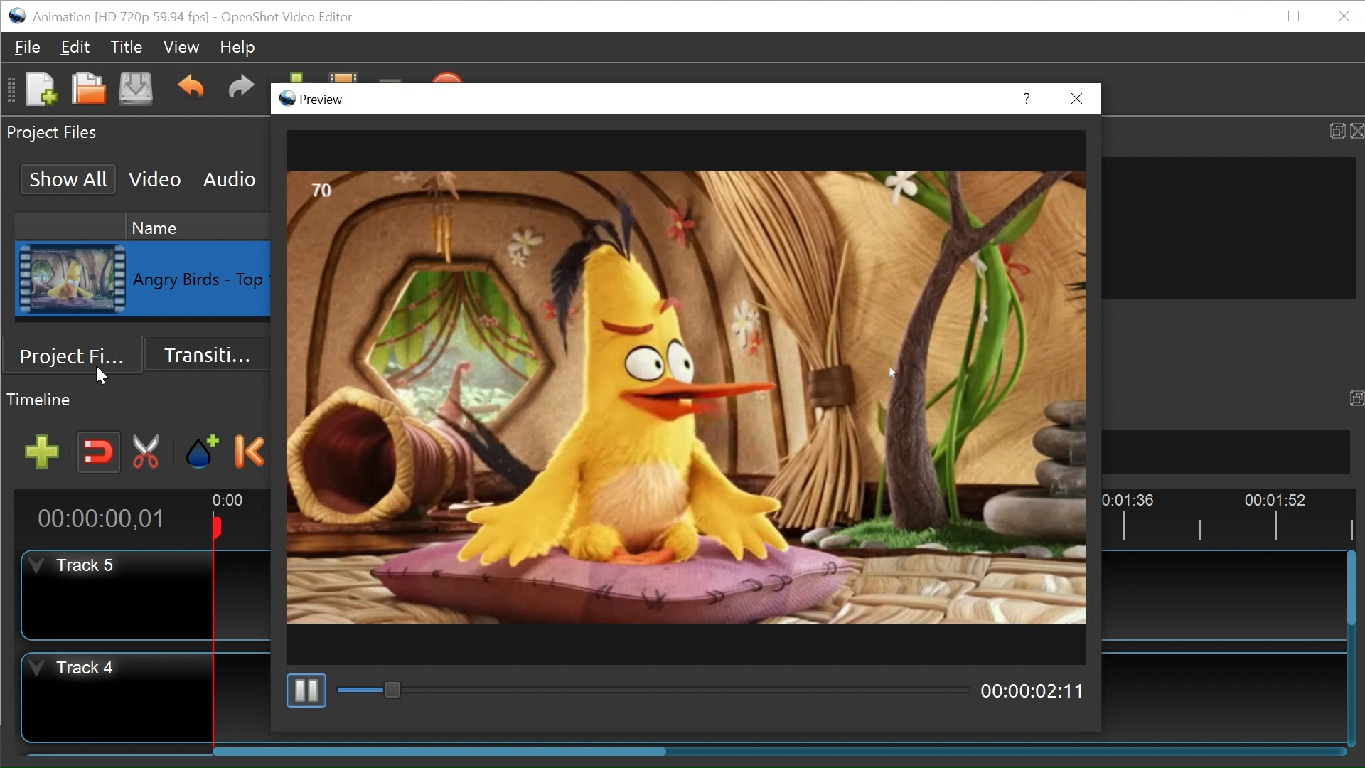 This screenshot has height=768, width=1365. Describe the element at coordinates (199, 228) in the screenshot. I see `Name` at that location.